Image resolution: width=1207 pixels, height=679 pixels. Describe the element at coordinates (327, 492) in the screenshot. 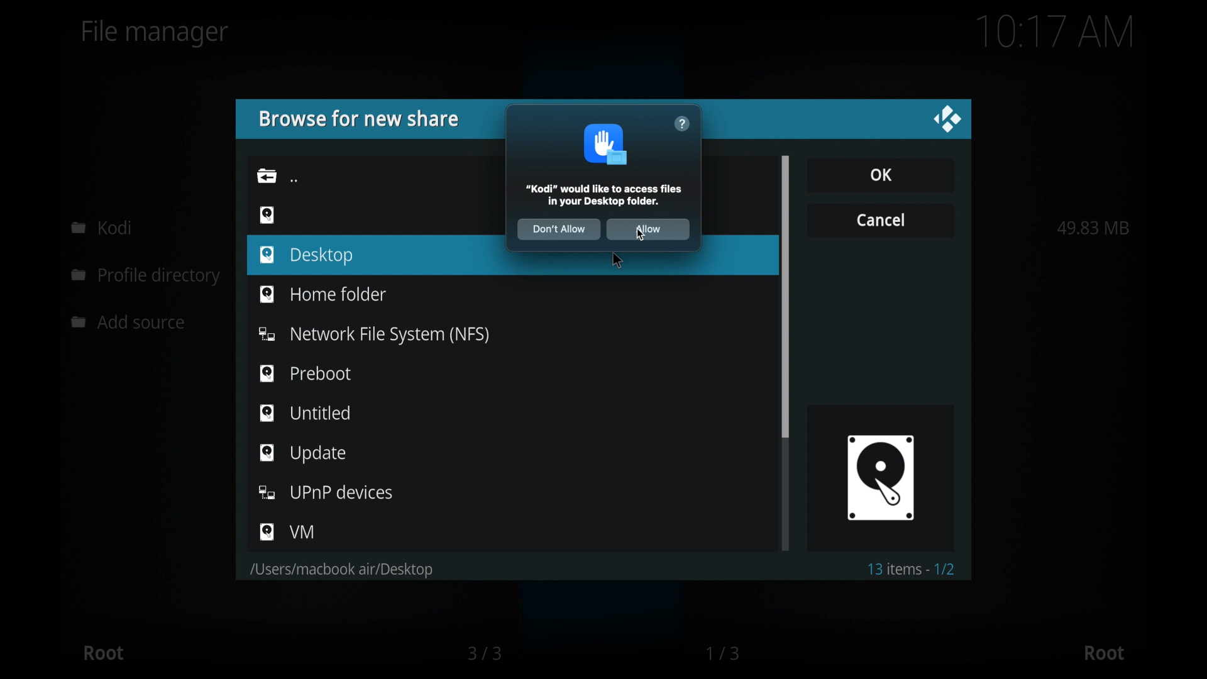

I see `UPnP devices` at that location.